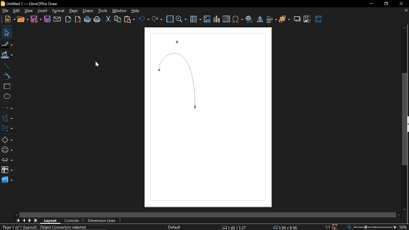  Describe the element at coordinates (373, 227) in the screenshot. I see `zoom change` at that location.